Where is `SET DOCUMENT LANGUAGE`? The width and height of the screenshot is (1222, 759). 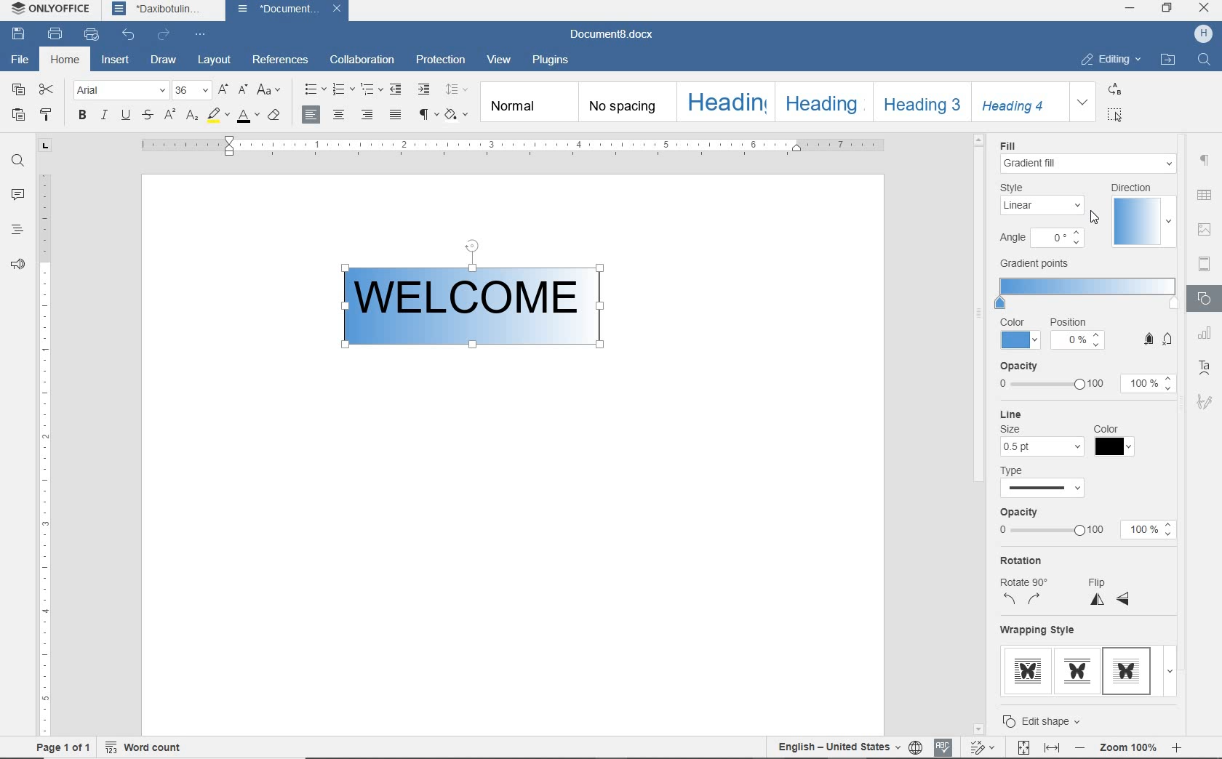 SET DOCUMENT LANGUAGE is located at coordinates (916, 748).